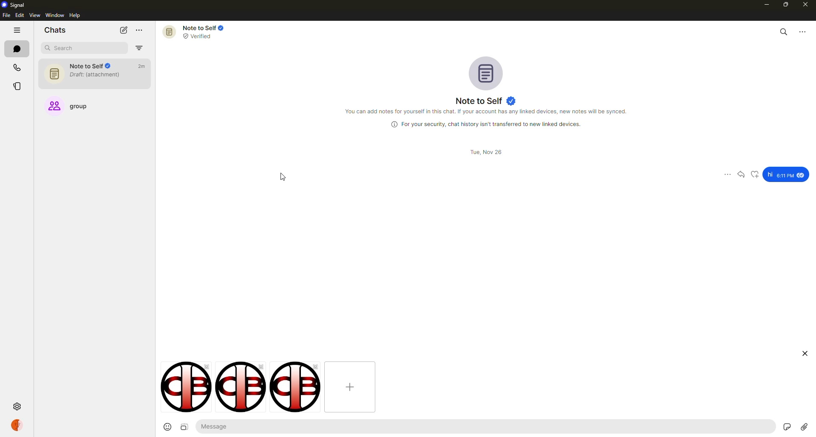  What do you see at coordinates (75, 105) in the screenshot?
I see `group` at bounding box center [75, 105].